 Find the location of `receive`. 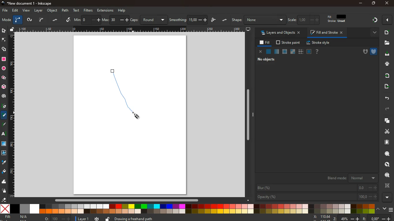

receive is located at coordinates (387, 75).